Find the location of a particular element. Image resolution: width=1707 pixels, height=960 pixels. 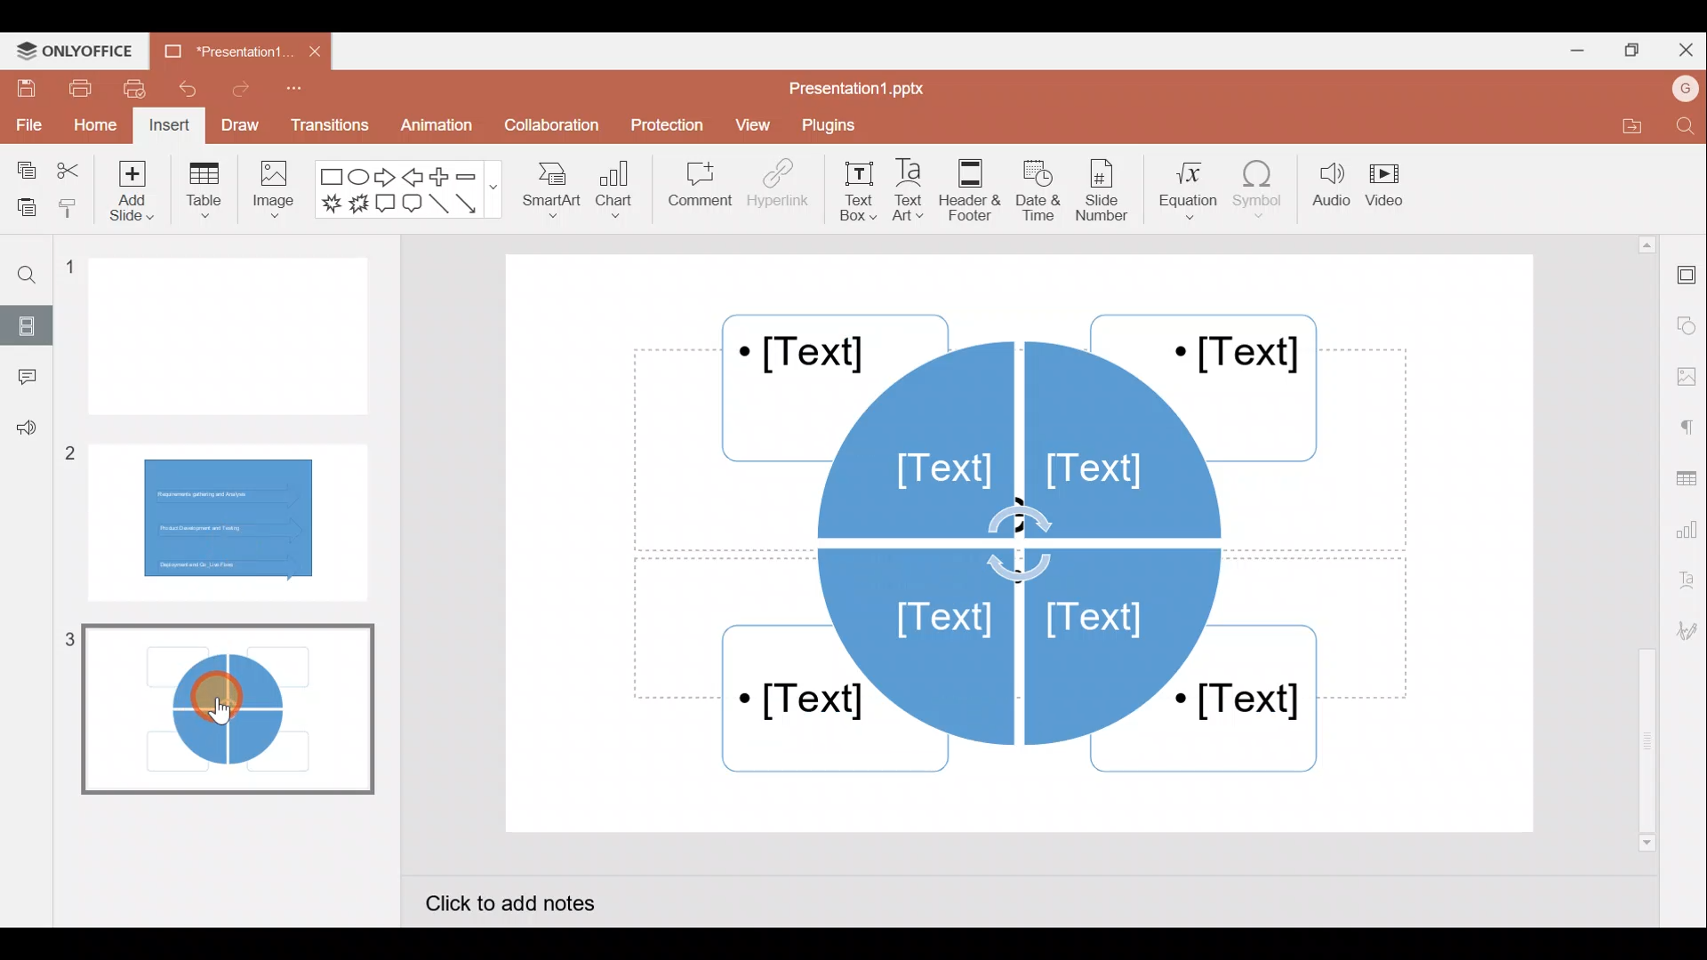

Find is located at coordinates (36, 277).